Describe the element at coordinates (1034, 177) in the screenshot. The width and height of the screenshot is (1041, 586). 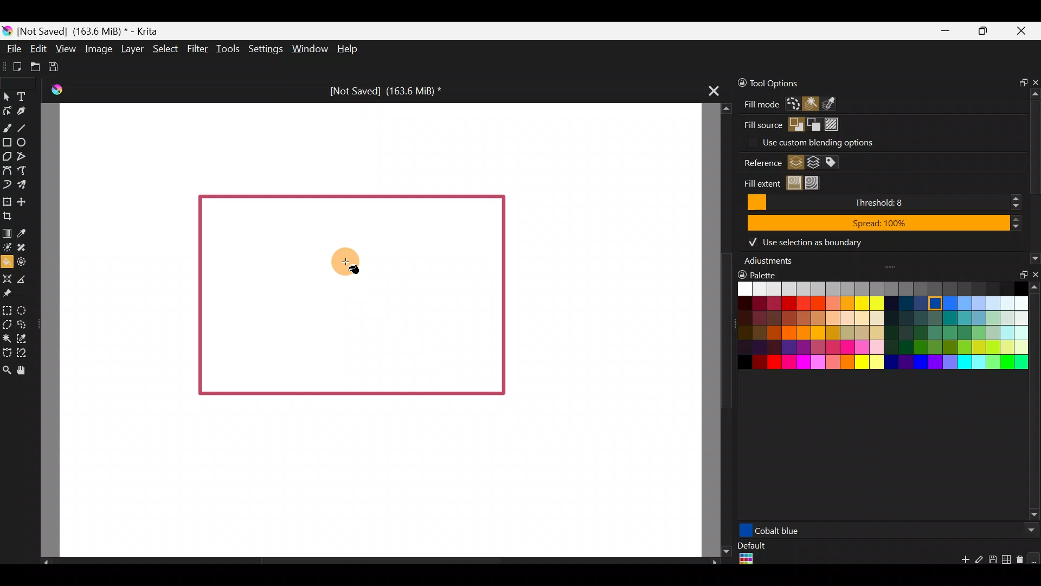
I see `Scroll  bar` at that location.